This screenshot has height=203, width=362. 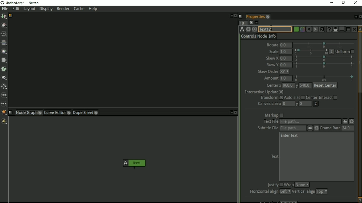 I want to click on Extra, so click(x=5, y=122).